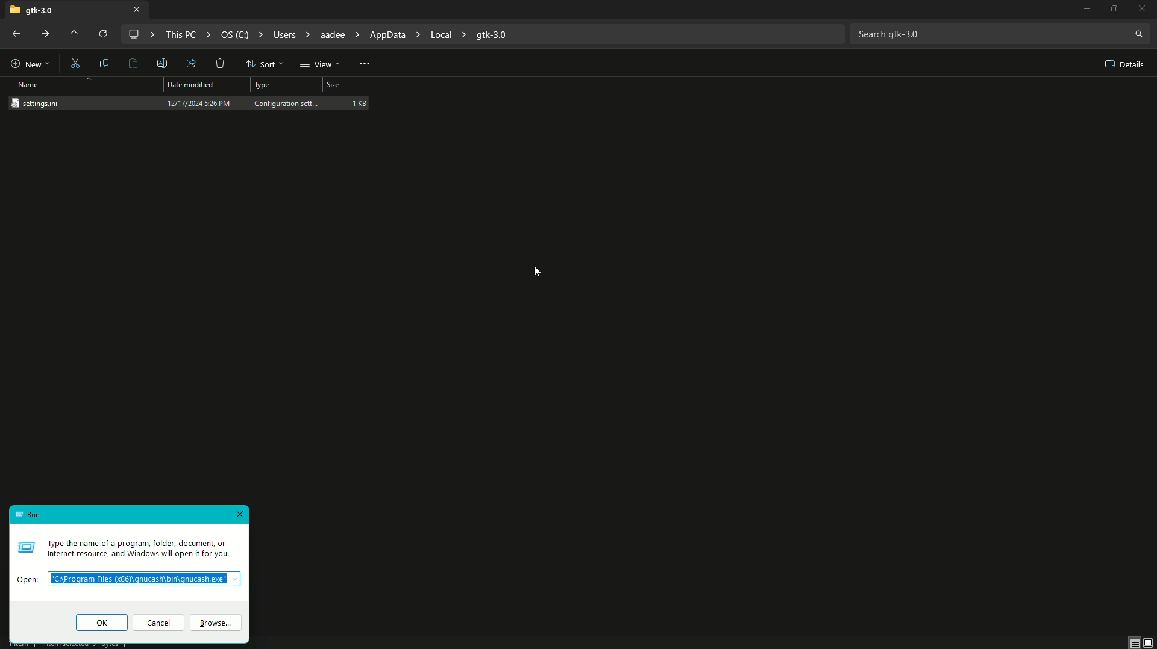  What do you see at coordinates (345, 87) in the screenshot?
I see `Size` at bounding box center [345, 87].